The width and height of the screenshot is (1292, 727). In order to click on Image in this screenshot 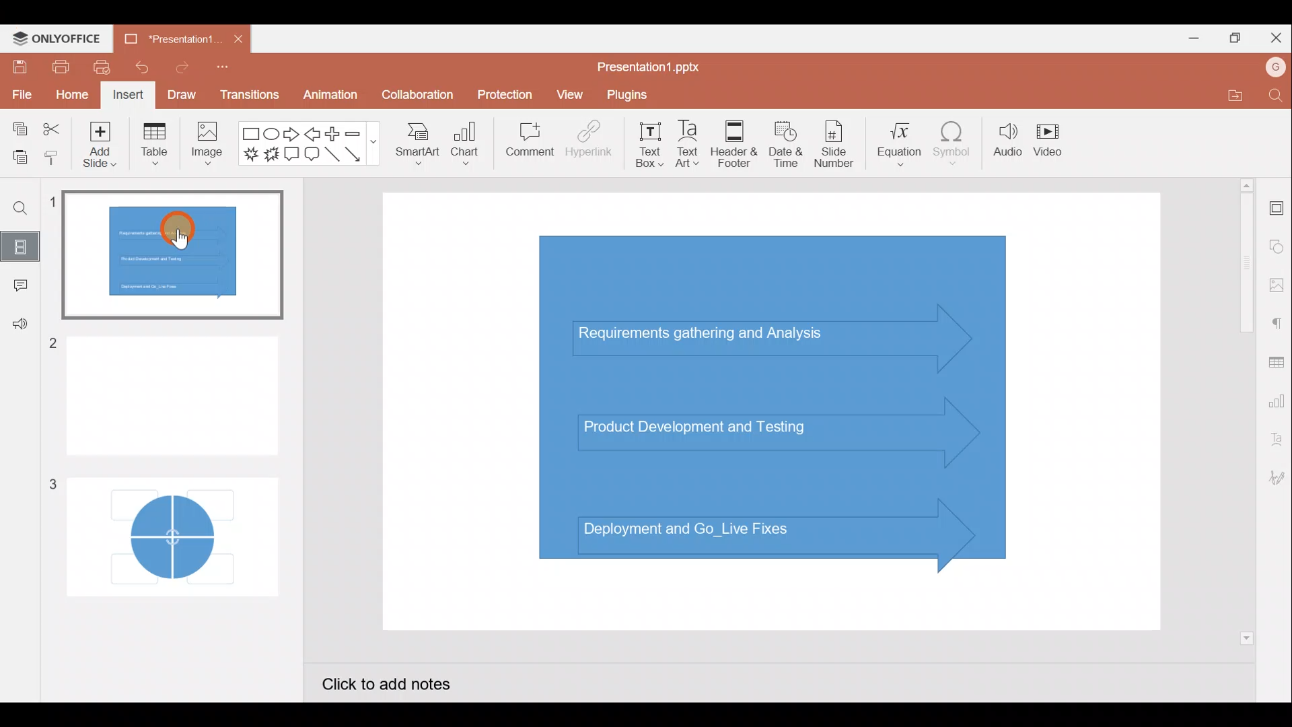, I will do `click(209, 149)`.